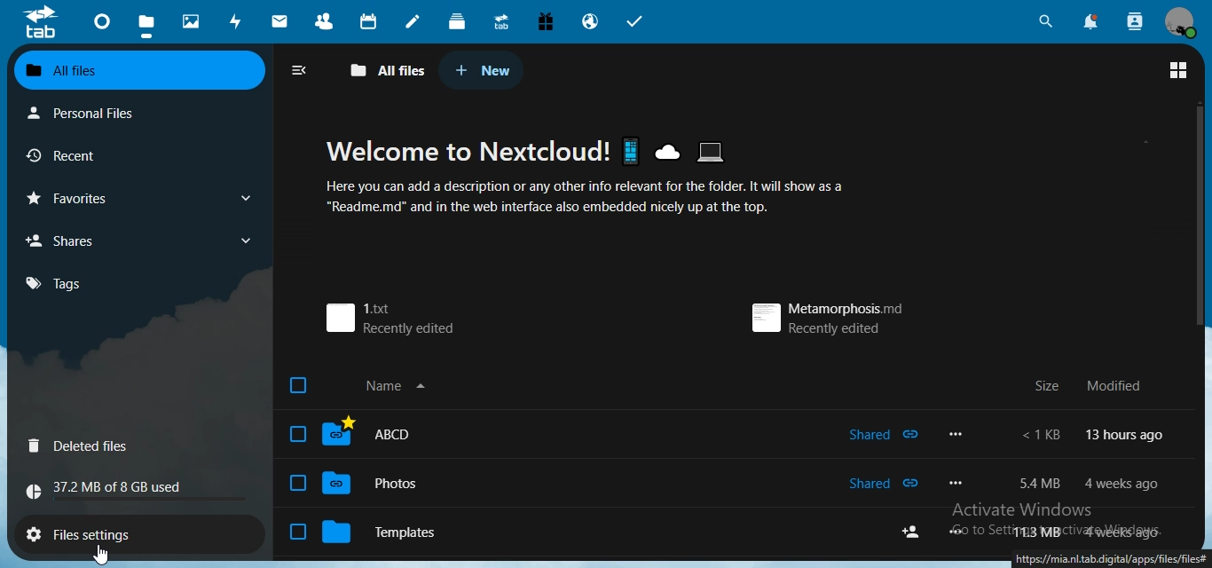 The width and height of the screenshot is (1212, 568). What do you see at coordinates (587, 150) in the screenshot?
I see `welcome to next cloud!` at bounding box center [587, 150].